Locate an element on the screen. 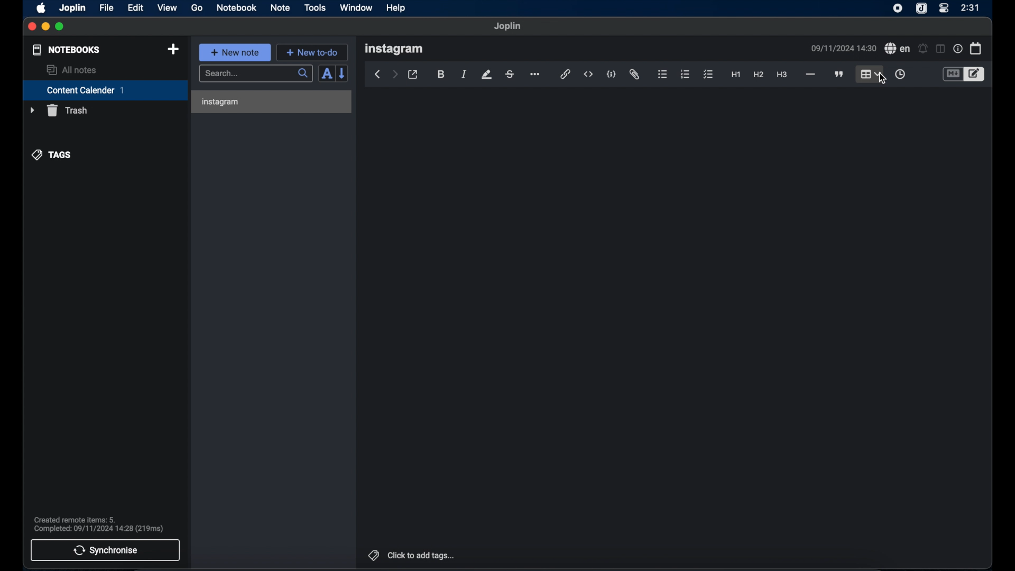  apple icon is located at coordinates (42, 8).